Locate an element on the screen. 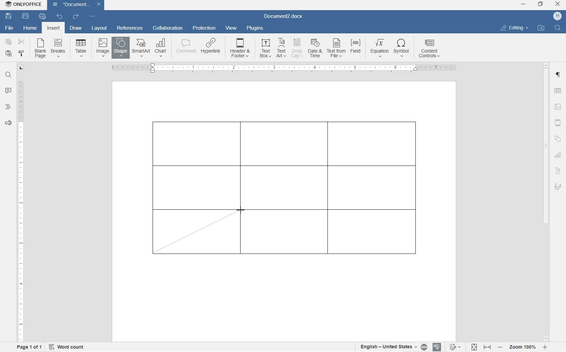 This screenshot has height=352, width=566. protection is located at coordinates (205, 28).